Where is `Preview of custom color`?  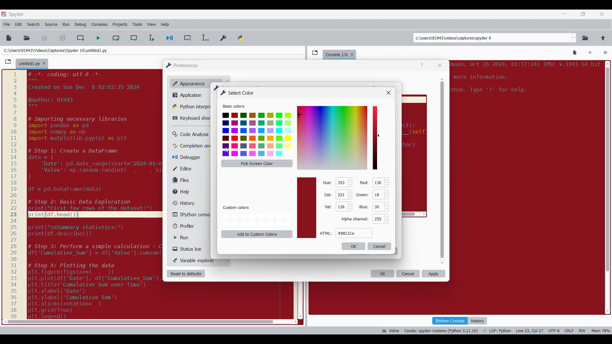
Preview of custom color is located at coordinates (307, 208).